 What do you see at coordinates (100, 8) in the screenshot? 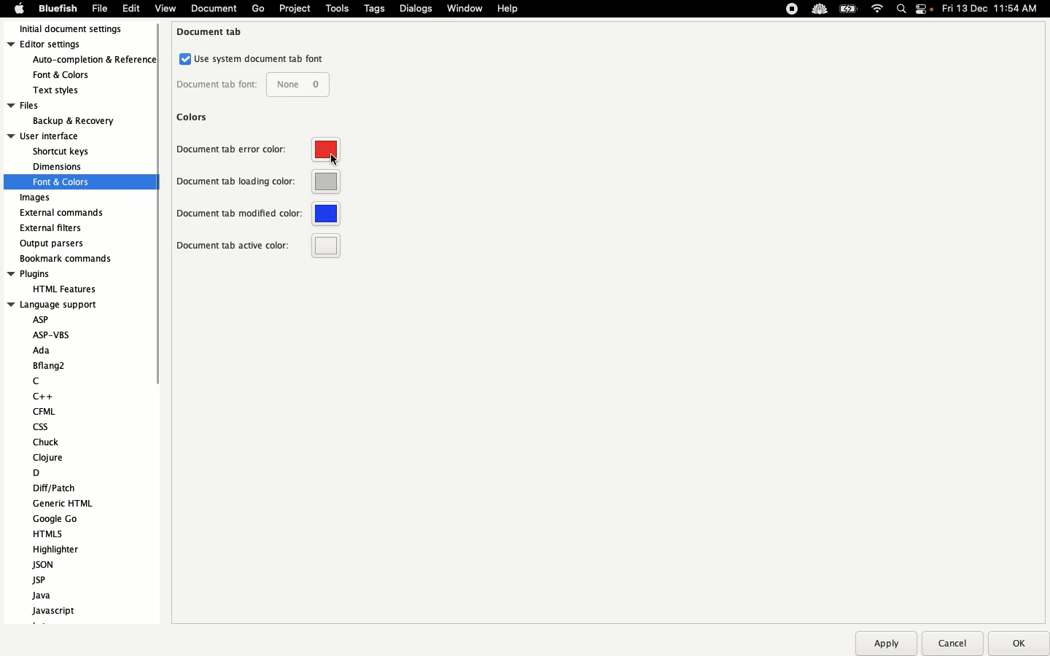
I see `File` at bounding box center [100, 8].